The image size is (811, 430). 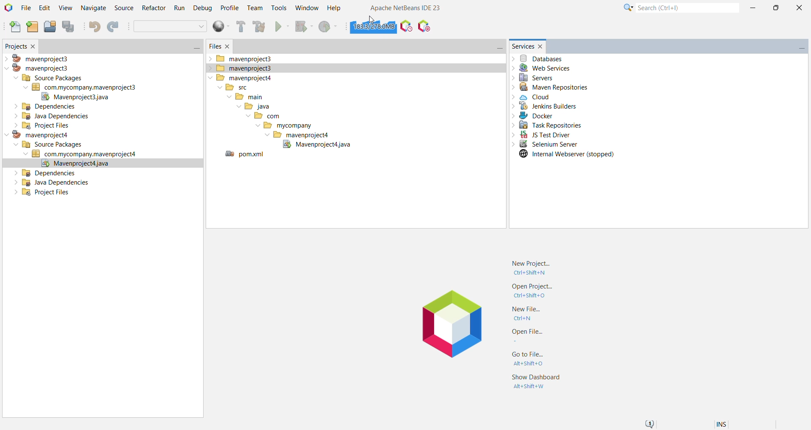 I want to click on Team, so click(x=255, y=8).